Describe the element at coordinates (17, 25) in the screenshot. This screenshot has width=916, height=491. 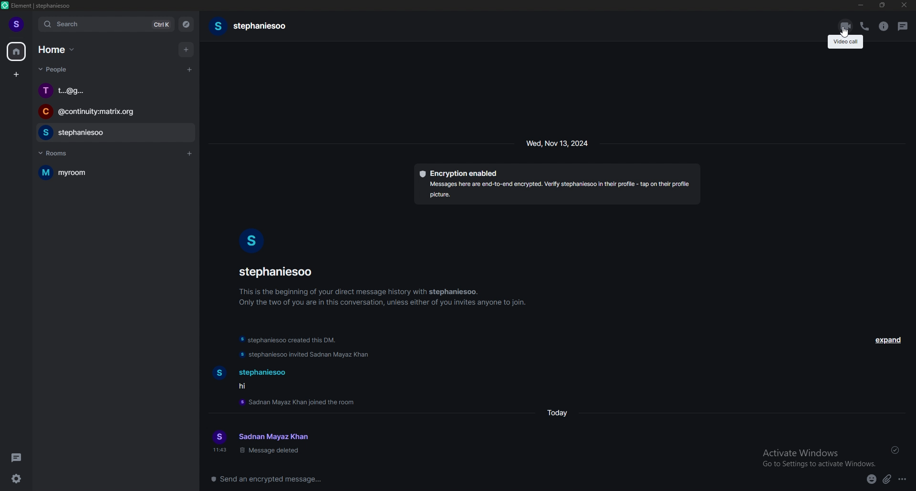
I see `profile` at that location.